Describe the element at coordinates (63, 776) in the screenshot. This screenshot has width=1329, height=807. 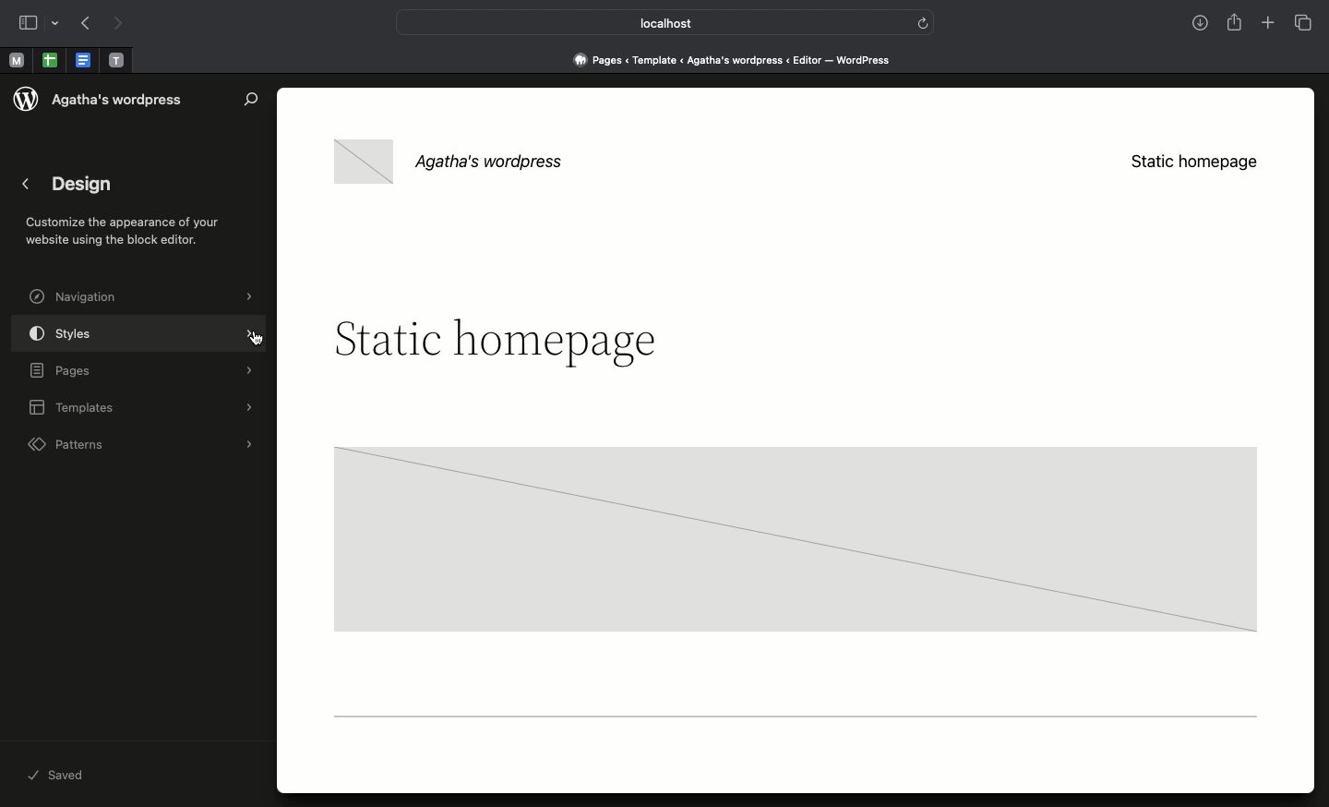
I see `Saved` at that location.